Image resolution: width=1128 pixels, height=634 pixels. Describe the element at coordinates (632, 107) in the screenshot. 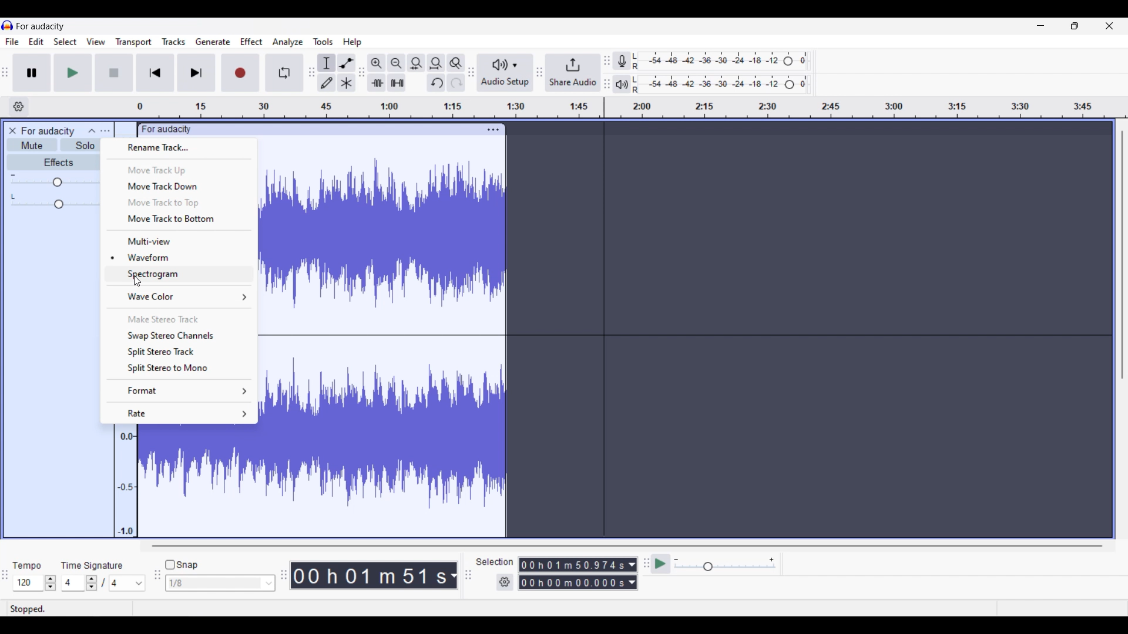

I see `Scale to measure track length` at that location.